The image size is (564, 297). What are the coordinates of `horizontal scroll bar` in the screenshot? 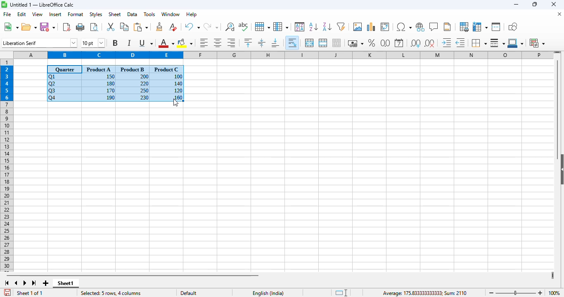 It's located at (132, 275).